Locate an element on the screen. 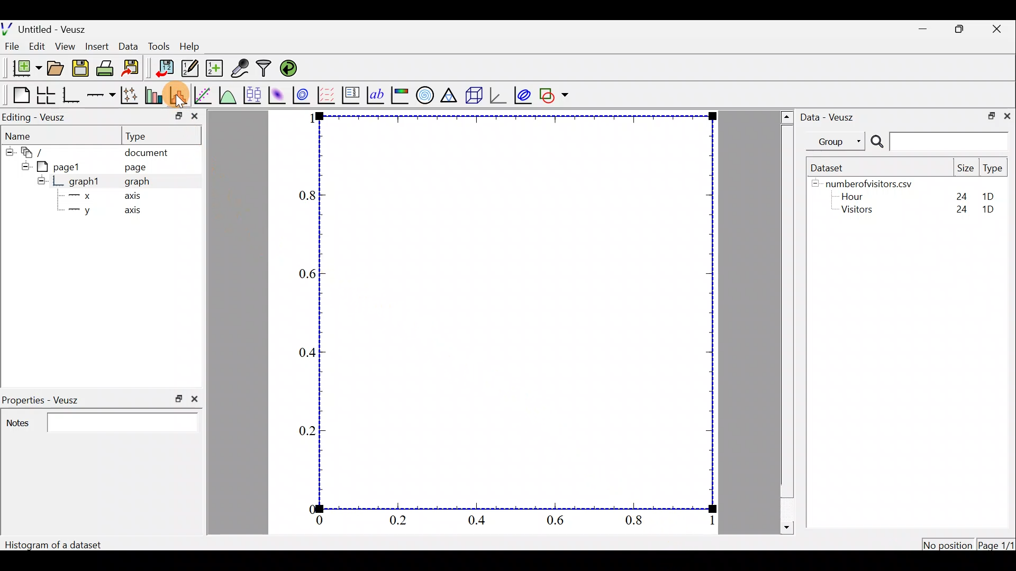 The image size is (1016, 571). 24 is located at coordinates (959, 210).